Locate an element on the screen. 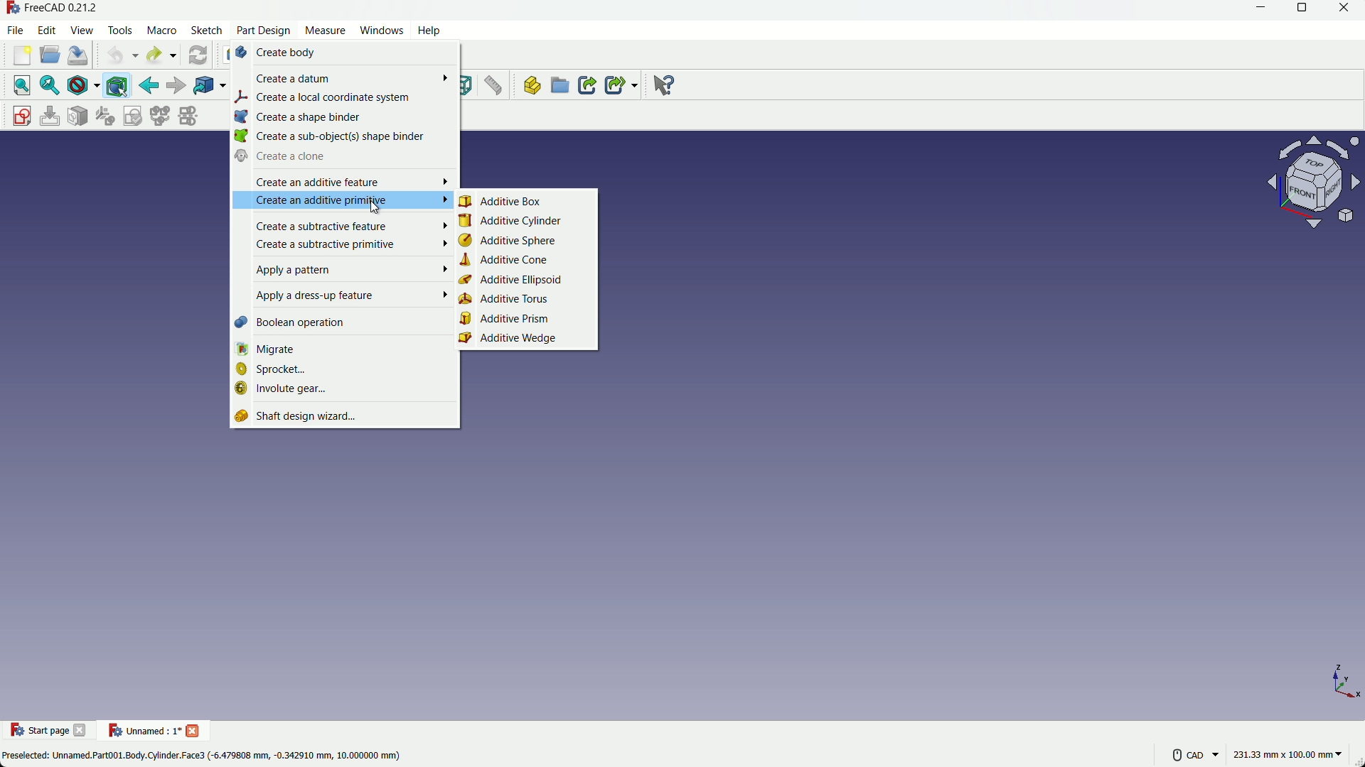   is located at coordinates (1327, 65).